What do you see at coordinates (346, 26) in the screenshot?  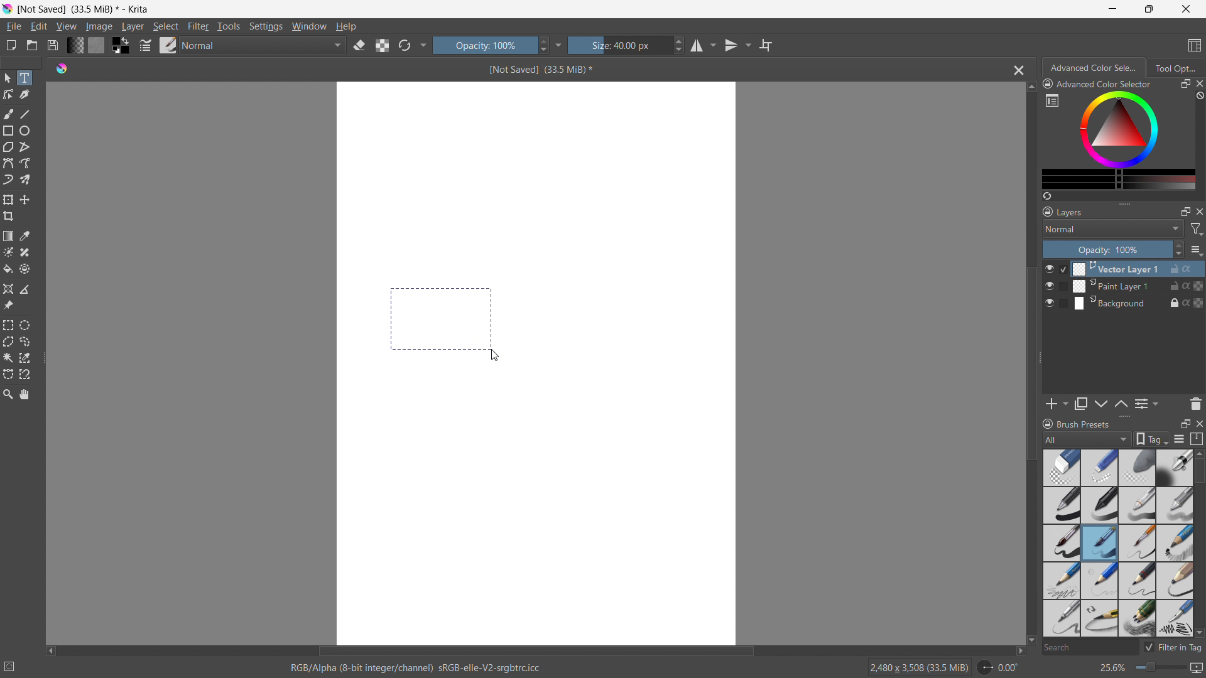 I see `help` at bounding box center [346, 26].